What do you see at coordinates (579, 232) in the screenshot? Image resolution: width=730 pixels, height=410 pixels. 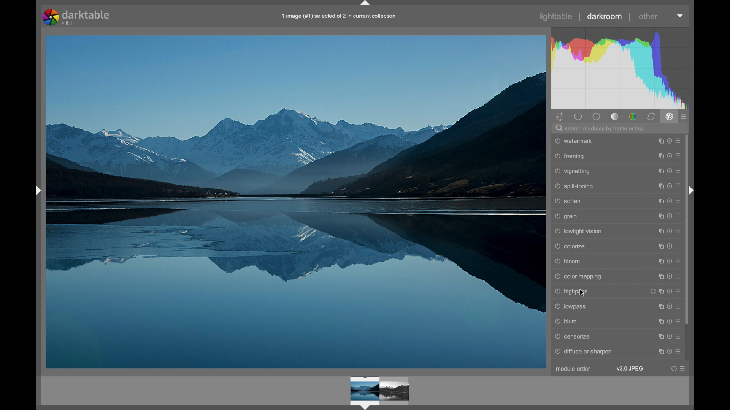 I see `lowlightvision` at bounding box center [579, 232].